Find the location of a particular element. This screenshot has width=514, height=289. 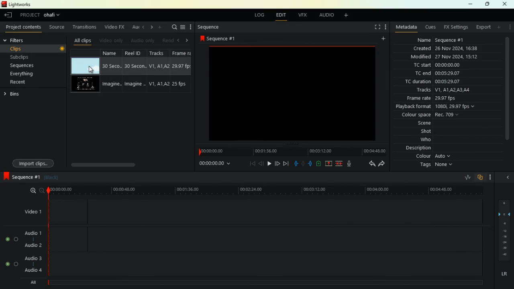

more is located at coordinates (190, 26).